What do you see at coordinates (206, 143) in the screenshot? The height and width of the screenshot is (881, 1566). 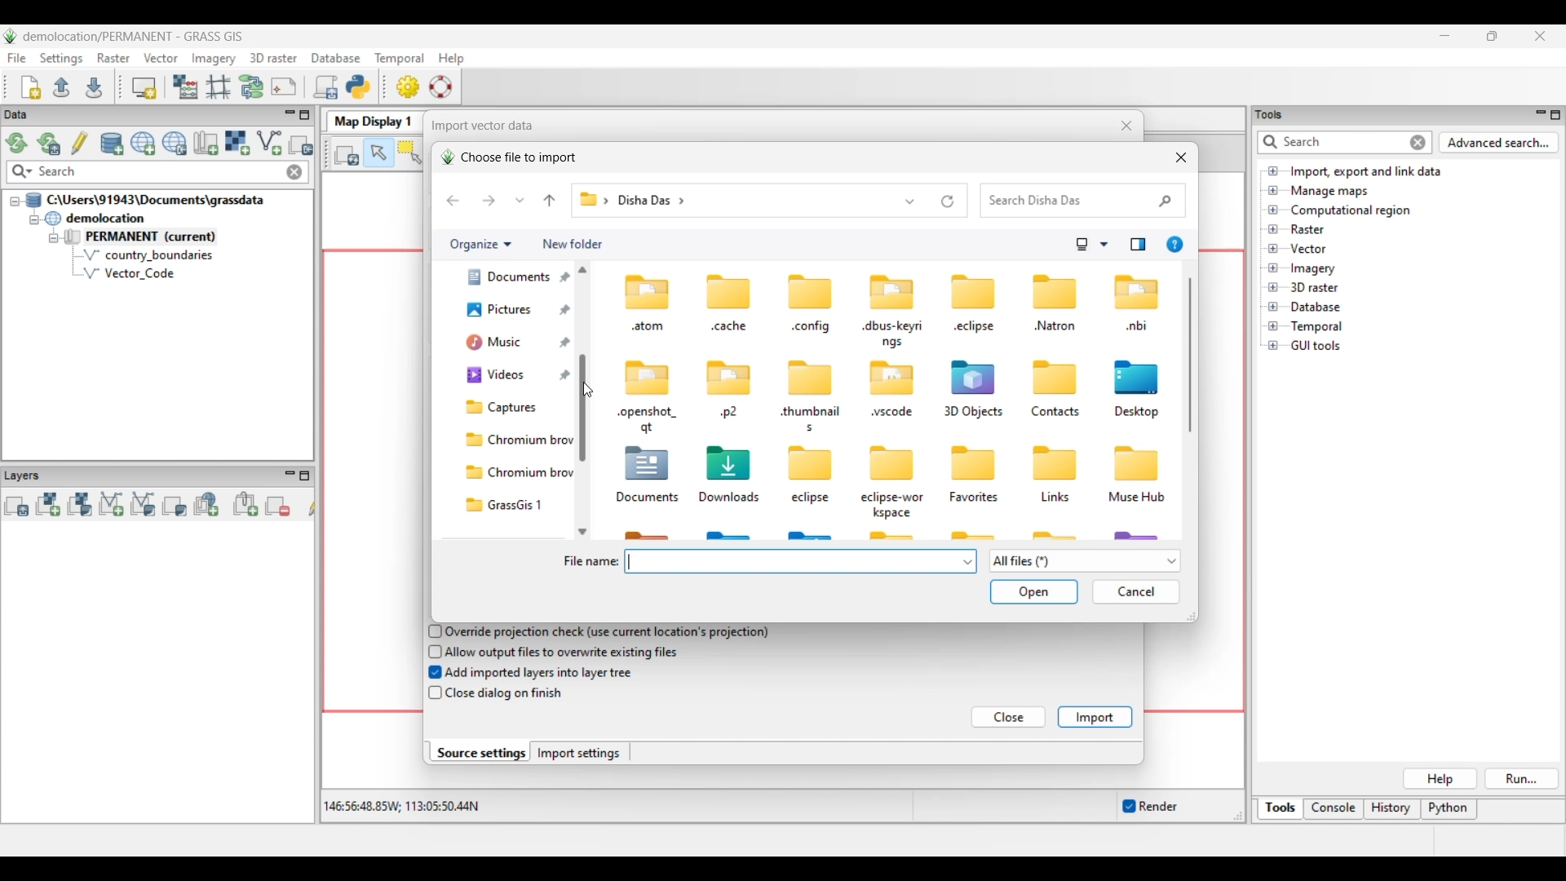 I see `Create new map set in current project` at bounding box center [206, 143].